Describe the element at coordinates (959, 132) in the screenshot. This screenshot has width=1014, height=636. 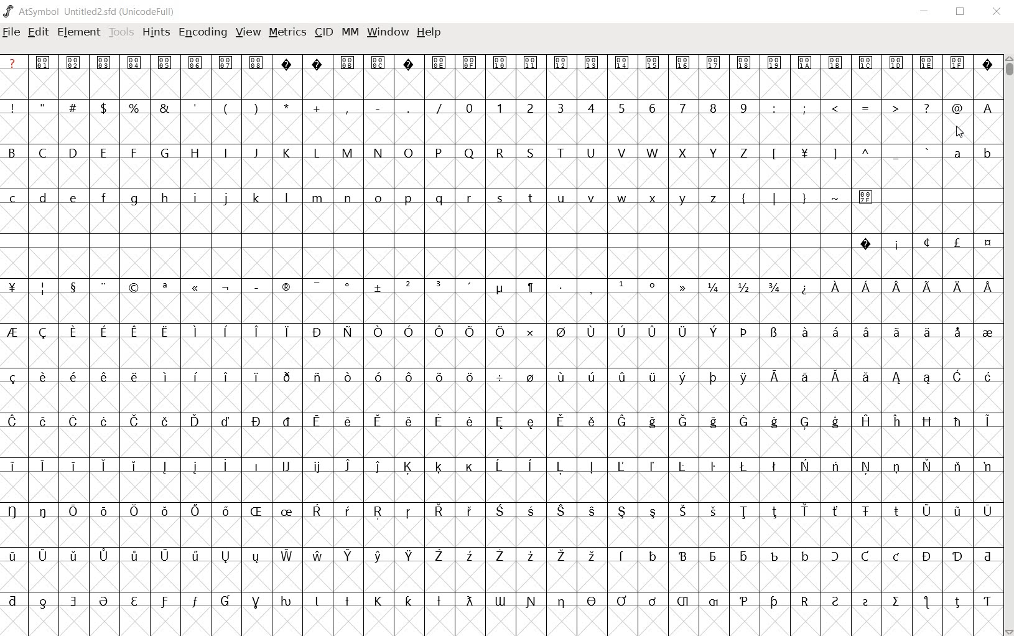
I see `cursor` at that location.